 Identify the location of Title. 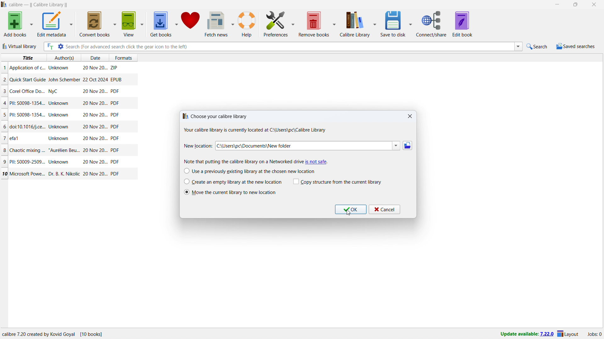
(28, 127).